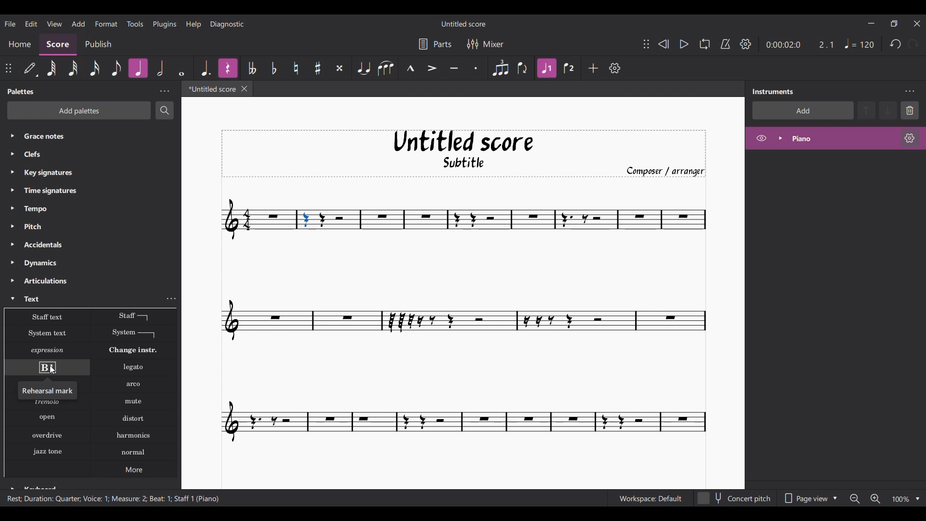 Image resolution: width=926 pixels, height=521 pixels. What do you see at coordinates (57, 44) in the screenshot?
I see `Score section, current selection highlighted` at bounding box center [57, 44].